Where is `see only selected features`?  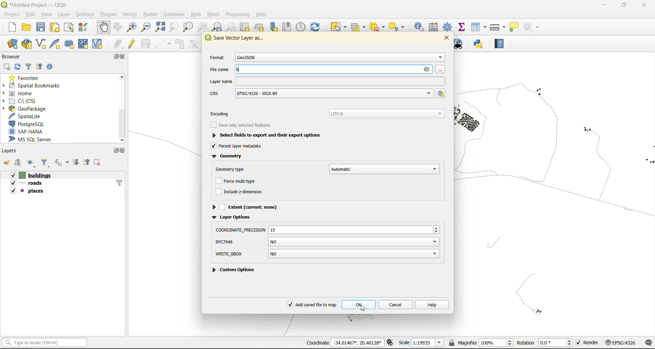 see only selected features is located at coordinates (243, 124).